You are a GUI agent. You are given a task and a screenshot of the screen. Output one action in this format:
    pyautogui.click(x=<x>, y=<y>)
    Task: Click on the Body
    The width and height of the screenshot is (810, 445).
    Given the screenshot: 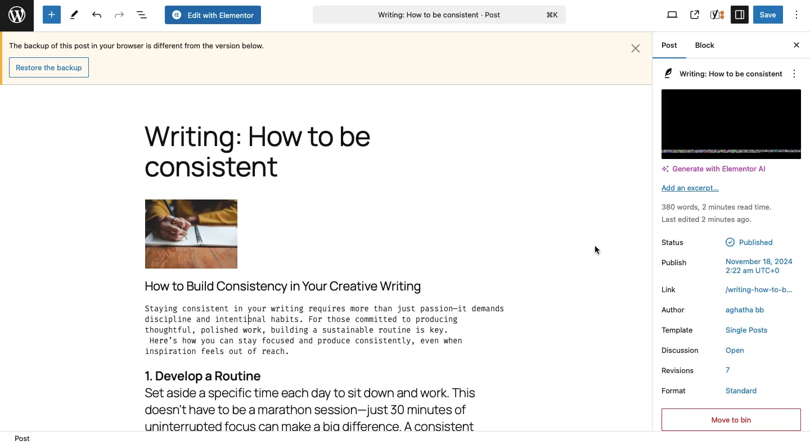 What is the action you would take?
    pyautogui.click(x=337, y=399)
    